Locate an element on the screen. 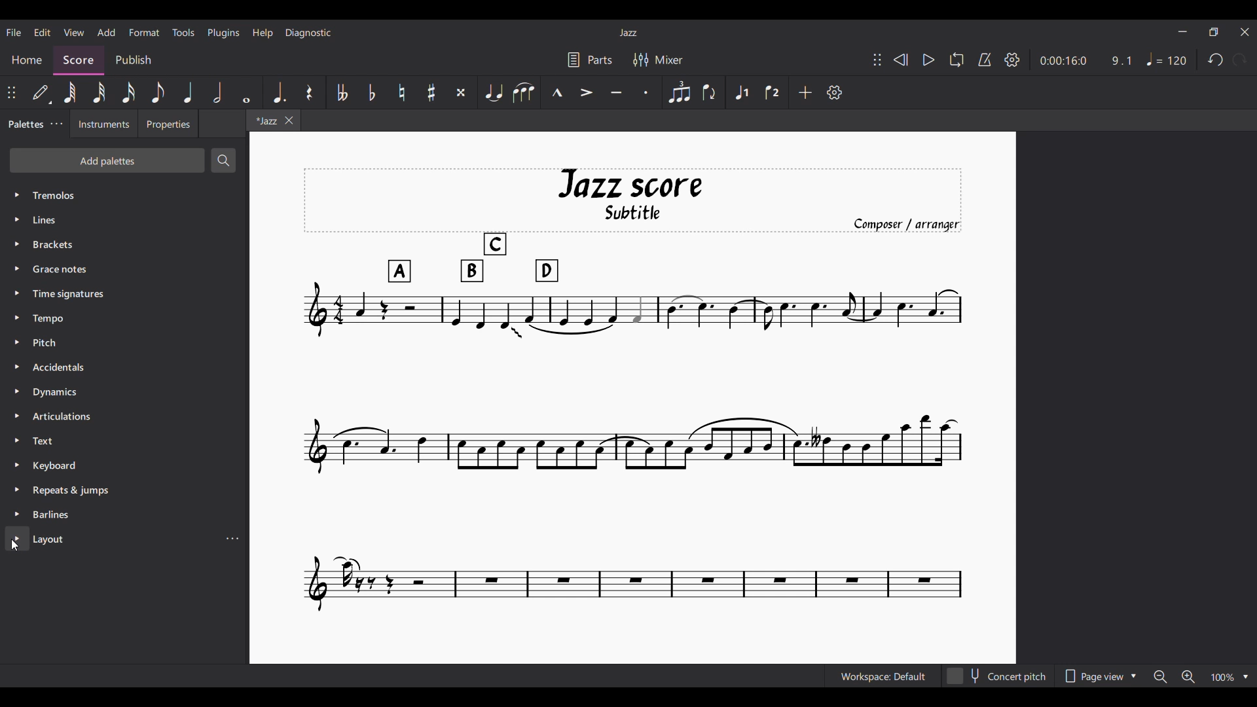 The width and height of the screenshot is (1257, 707). Change position is located at coordinates (877, 60).